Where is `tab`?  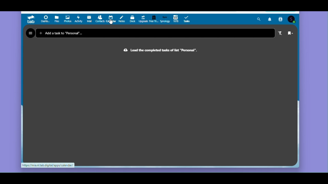 tab is located at coordinates (31, 19).